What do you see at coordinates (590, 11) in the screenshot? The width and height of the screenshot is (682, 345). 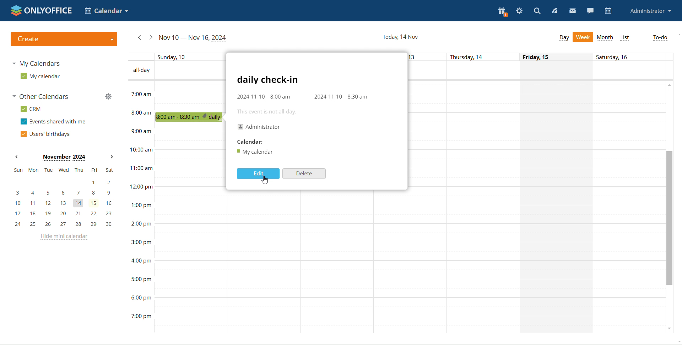 I see `chat` at bounding box center [590, 11].